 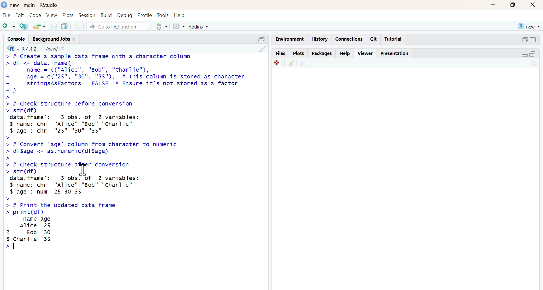 I want to click on file, so click(x=6, y=15).